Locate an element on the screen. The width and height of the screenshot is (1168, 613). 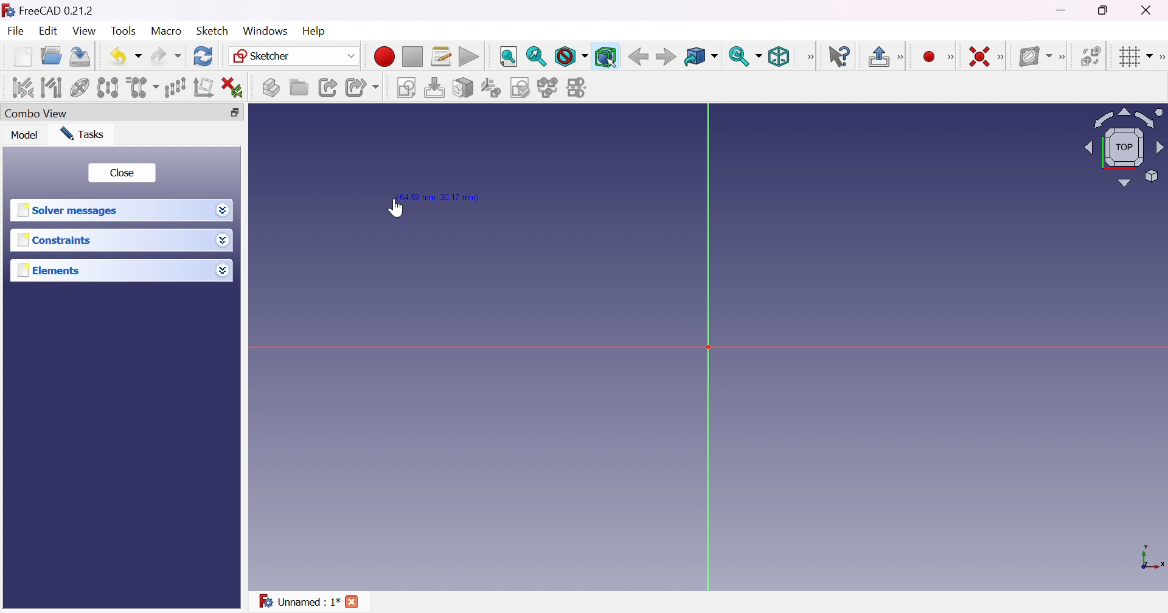
[Sketcher B-spline tools] is located at coordinates (1063, 57).